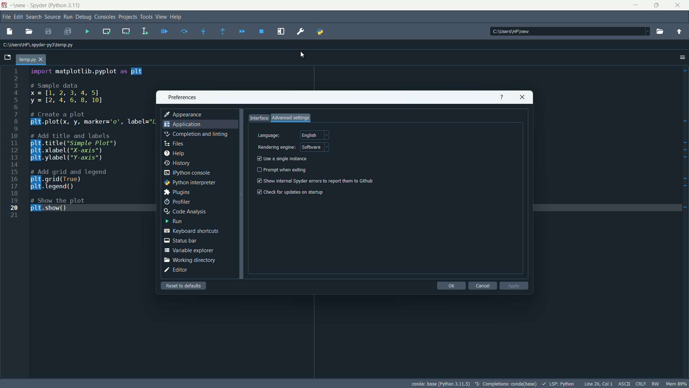  Describe the element at coordinates (482, 286) in the screenshot. I see `cancel` at that location.